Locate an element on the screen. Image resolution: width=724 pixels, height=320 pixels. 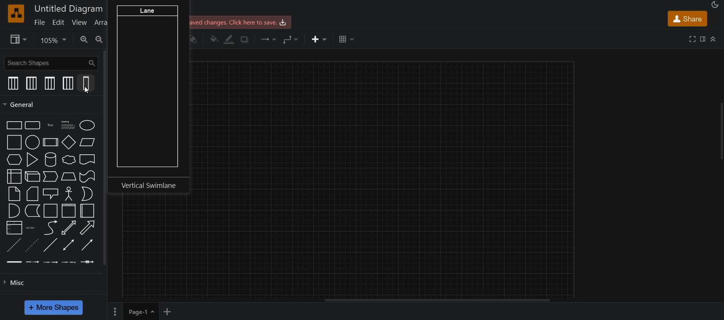
card is located at coordinates (32, 194).